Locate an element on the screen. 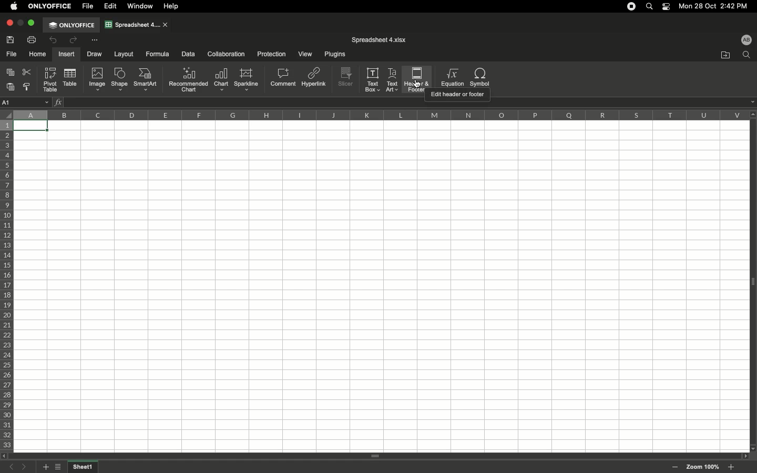 This screenshot has width=757, height=473. Copy style is located at coordinates (28, 87).